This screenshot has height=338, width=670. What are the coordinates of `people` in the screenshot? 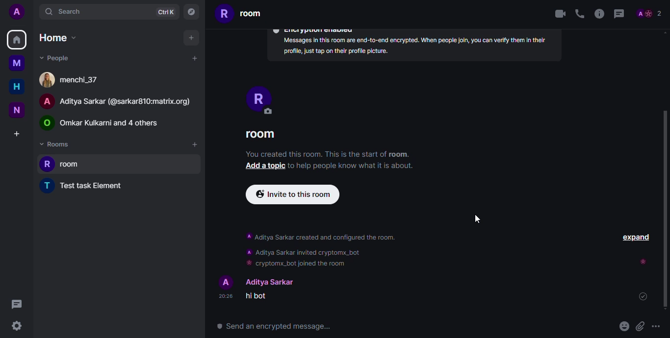 It's located at (60, 58).